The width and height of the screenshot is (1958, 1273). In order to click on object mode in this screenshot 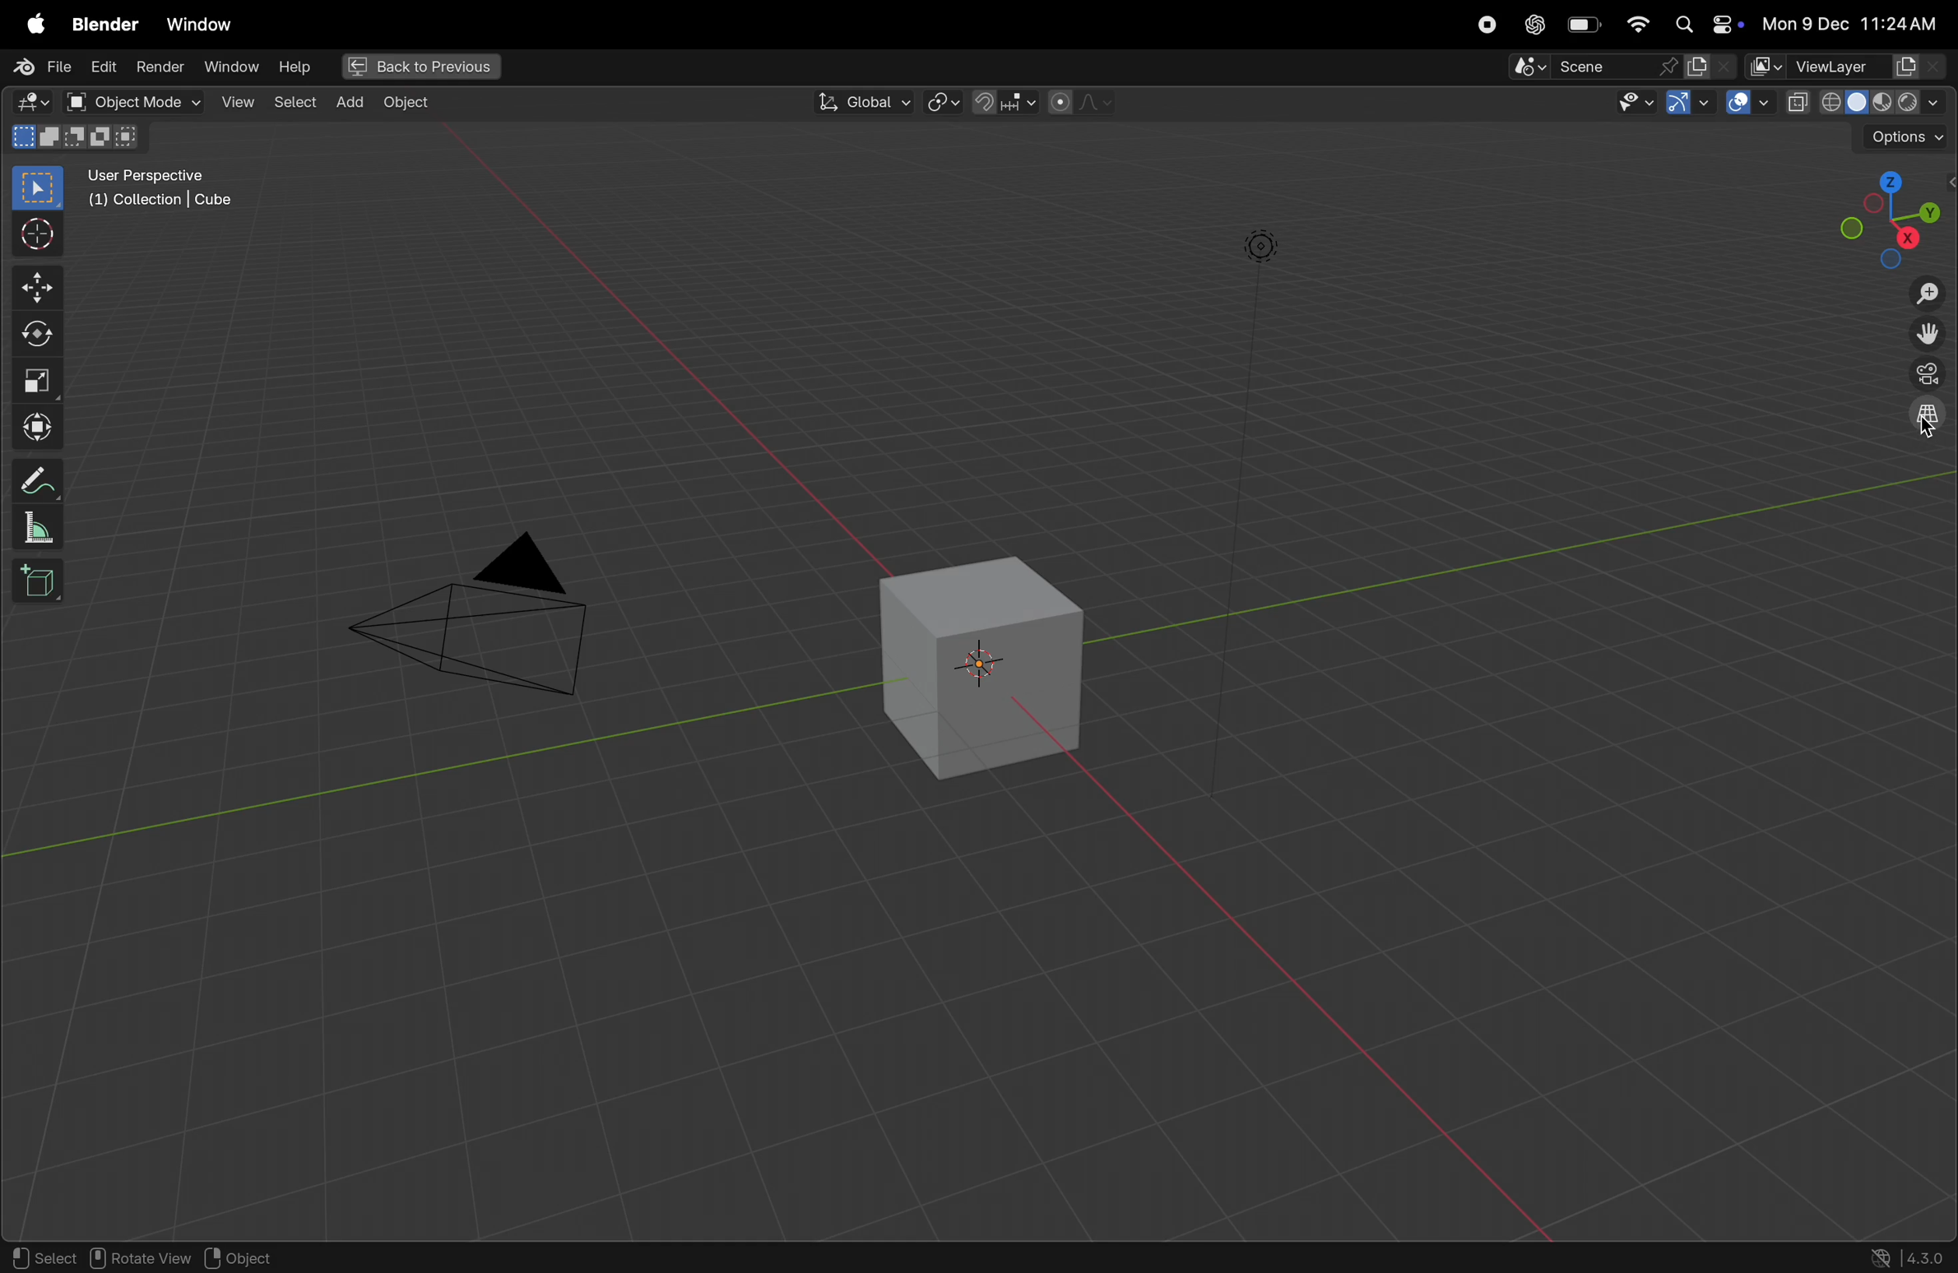, I will do `click(128, 100)`.